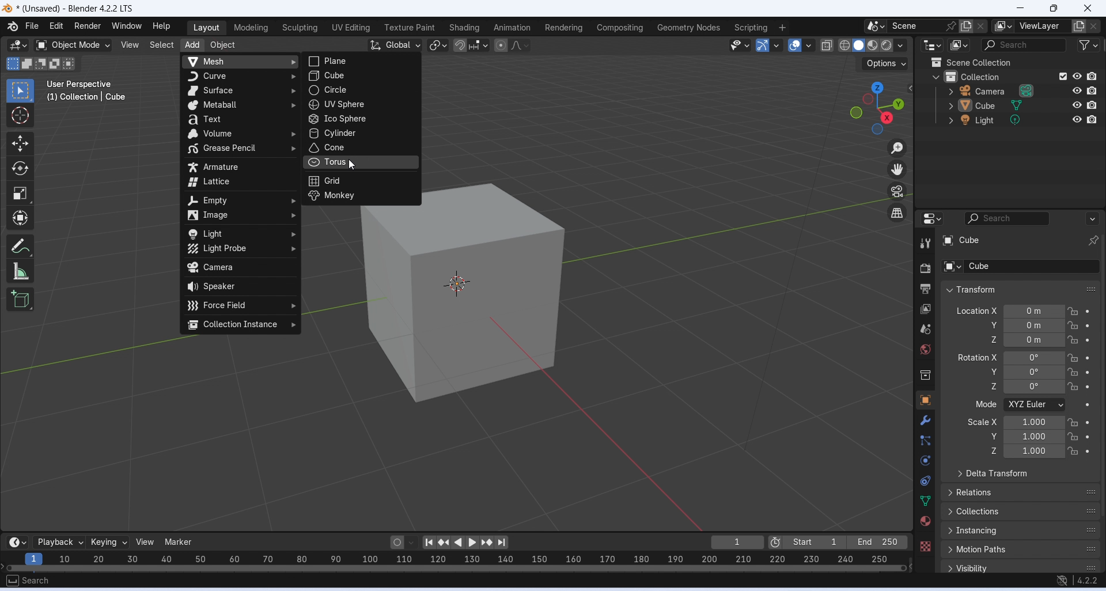  Describe the element at coordinates (509, 45) in the screenshot. I see `Proportional Editing ` at that location.